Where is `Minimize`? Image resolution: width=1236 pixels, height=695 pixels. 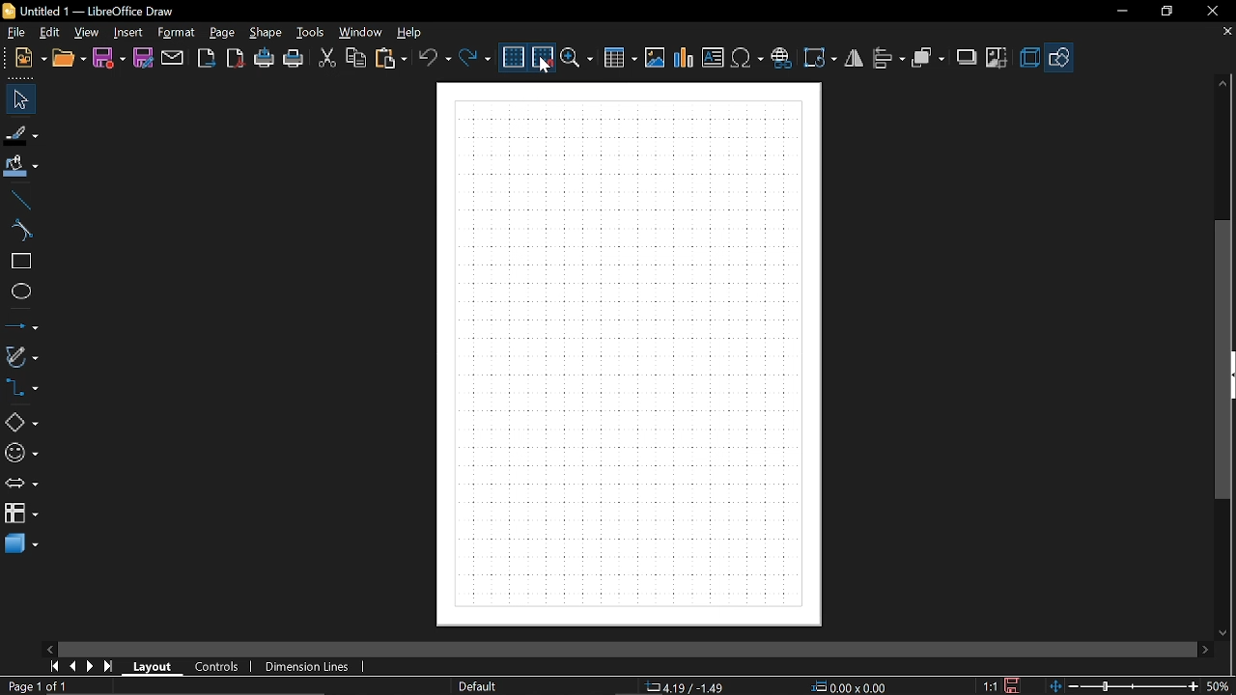
Minimize is located at coordinates (1122, 13).